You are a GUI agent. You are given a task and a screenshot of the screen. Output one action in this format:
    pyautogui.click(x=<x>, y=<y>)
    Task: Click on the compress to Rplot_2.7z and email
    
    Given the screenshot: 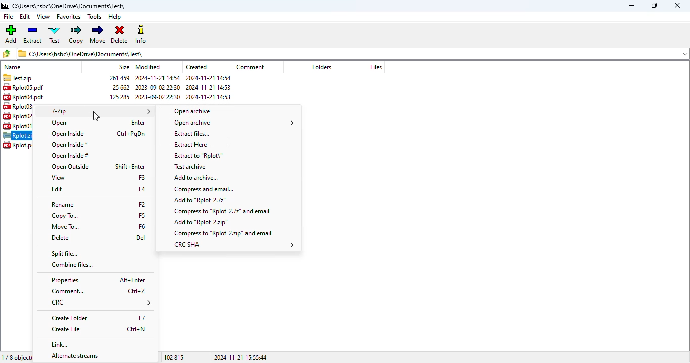 What is the action you would take?
    pyautogui.click(x=223, y=212)
    